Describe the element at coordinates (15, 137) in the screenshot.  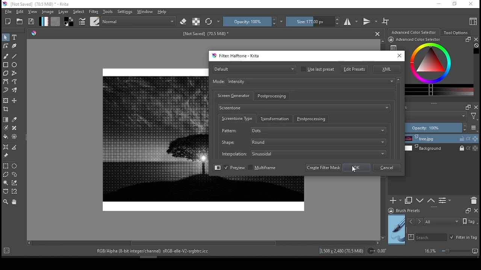
I see `enclose and fill tool` at that location.